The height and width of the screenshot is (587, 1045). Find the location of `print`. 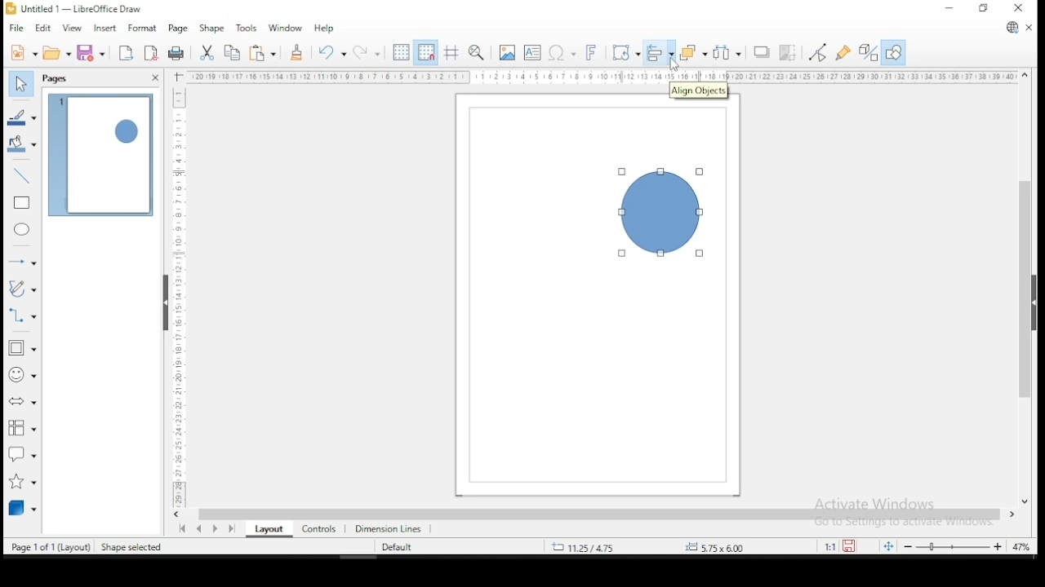

print is located at coordinates (177, 54).